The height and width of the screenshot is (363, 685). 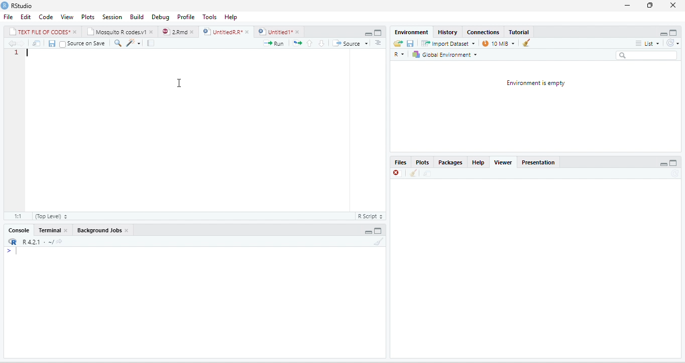 What do you see at coordinates (67, 230) in the screenshot?
I see `close` at bounding box center [67, 230].